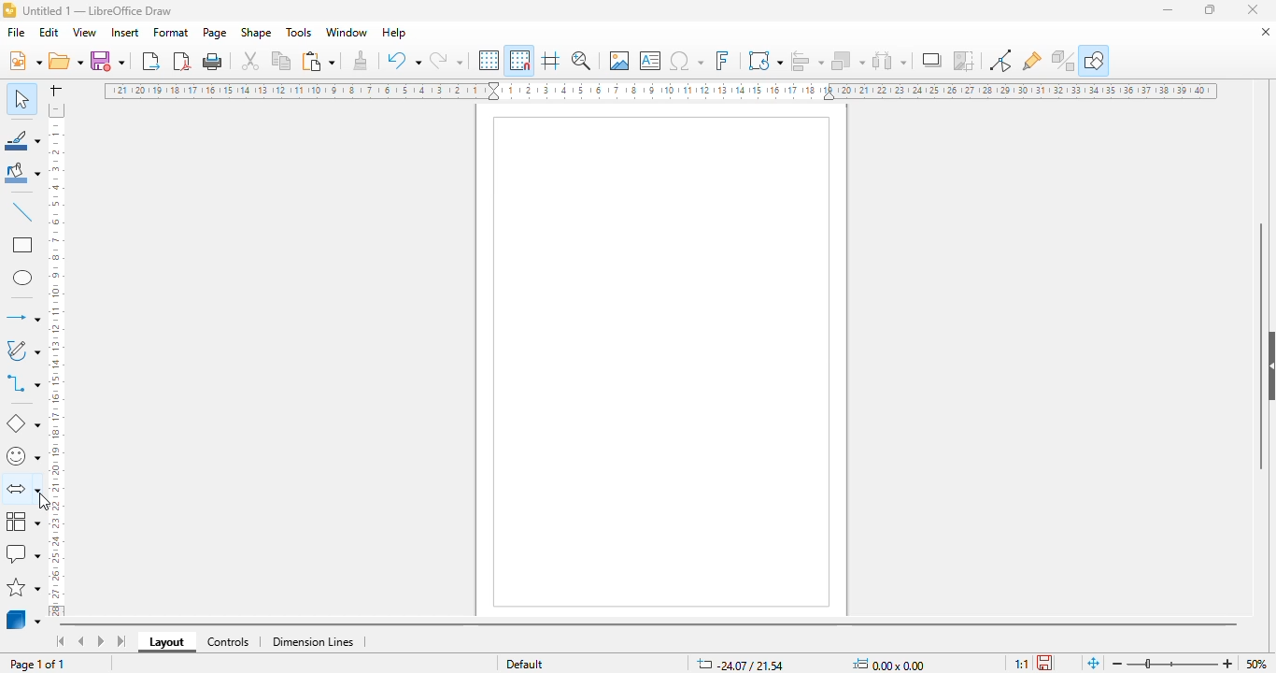  I want to click on layout, so click(166, 642).